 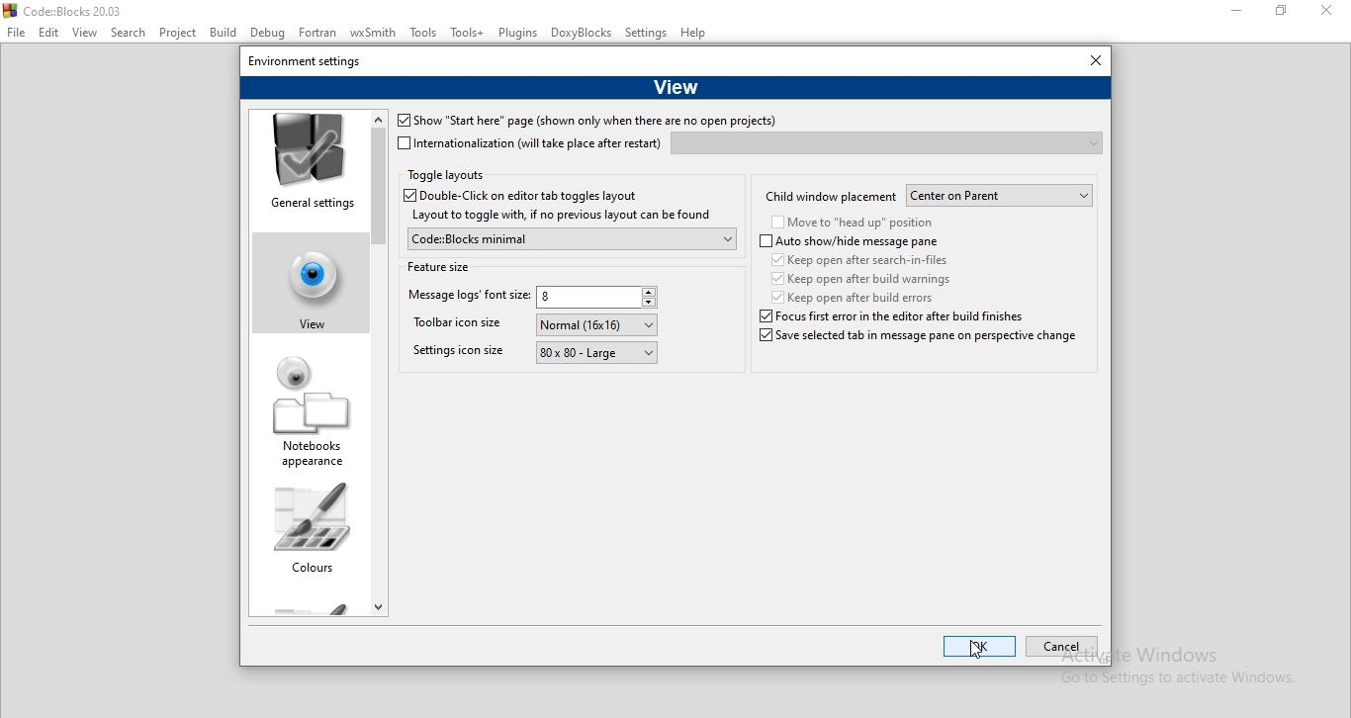 What do you see at coordinates (1237, 12) in the screenshot?
I see `minimise` at bounding box center [1237, 12].